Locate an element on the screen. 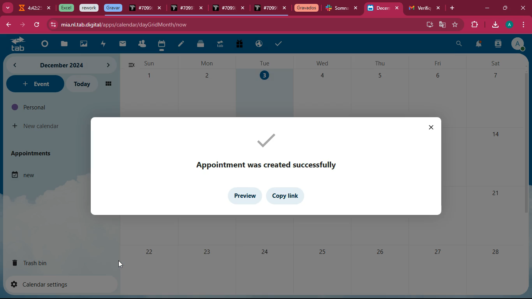 The image size is (532, 299). mail is located at coordinates (123, 44).